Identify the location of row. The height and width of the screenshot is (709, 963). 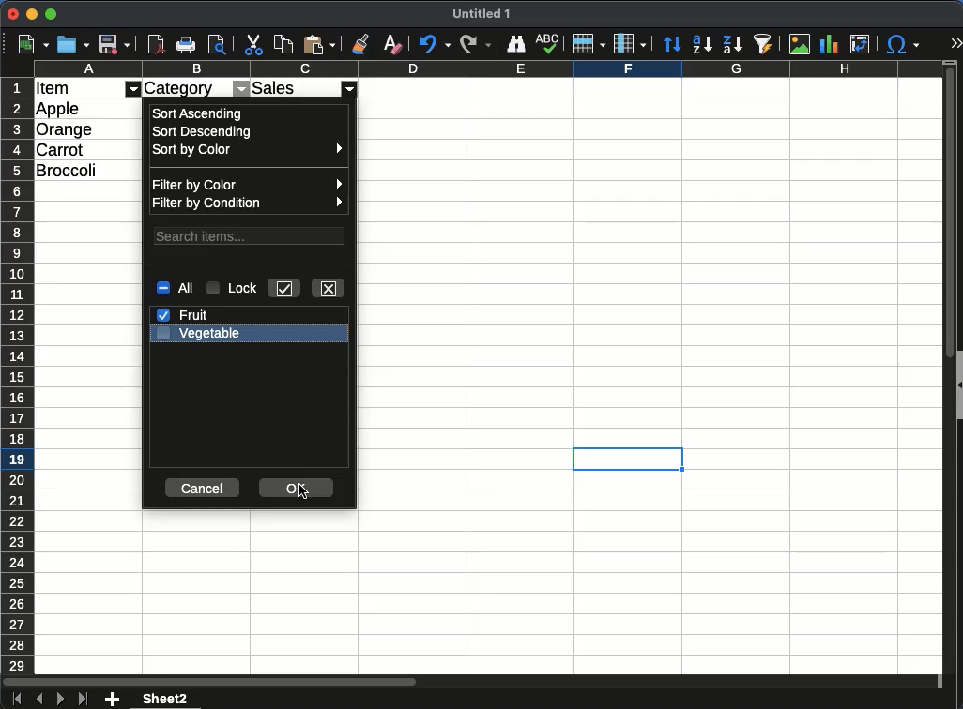
(587, 46).